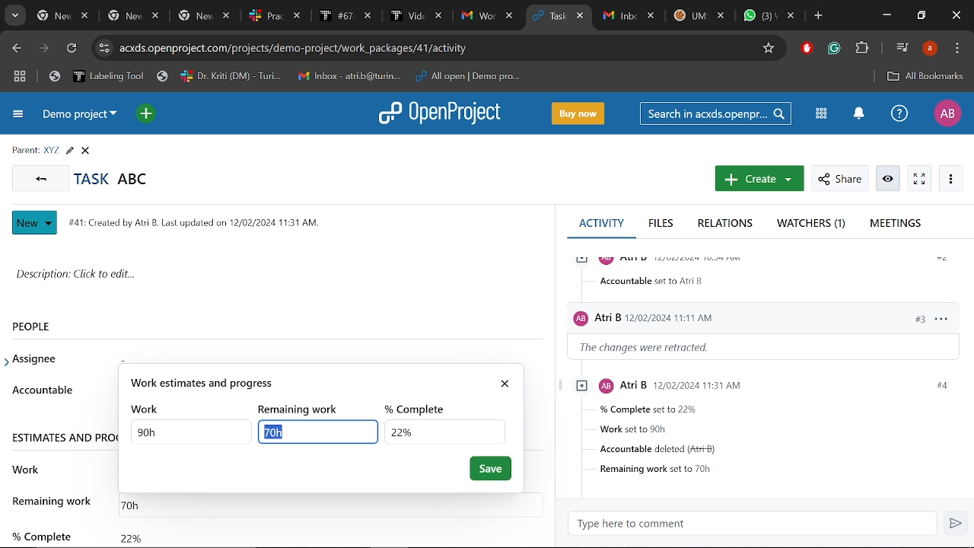  I want to click on Nwe, so click(35, 223).